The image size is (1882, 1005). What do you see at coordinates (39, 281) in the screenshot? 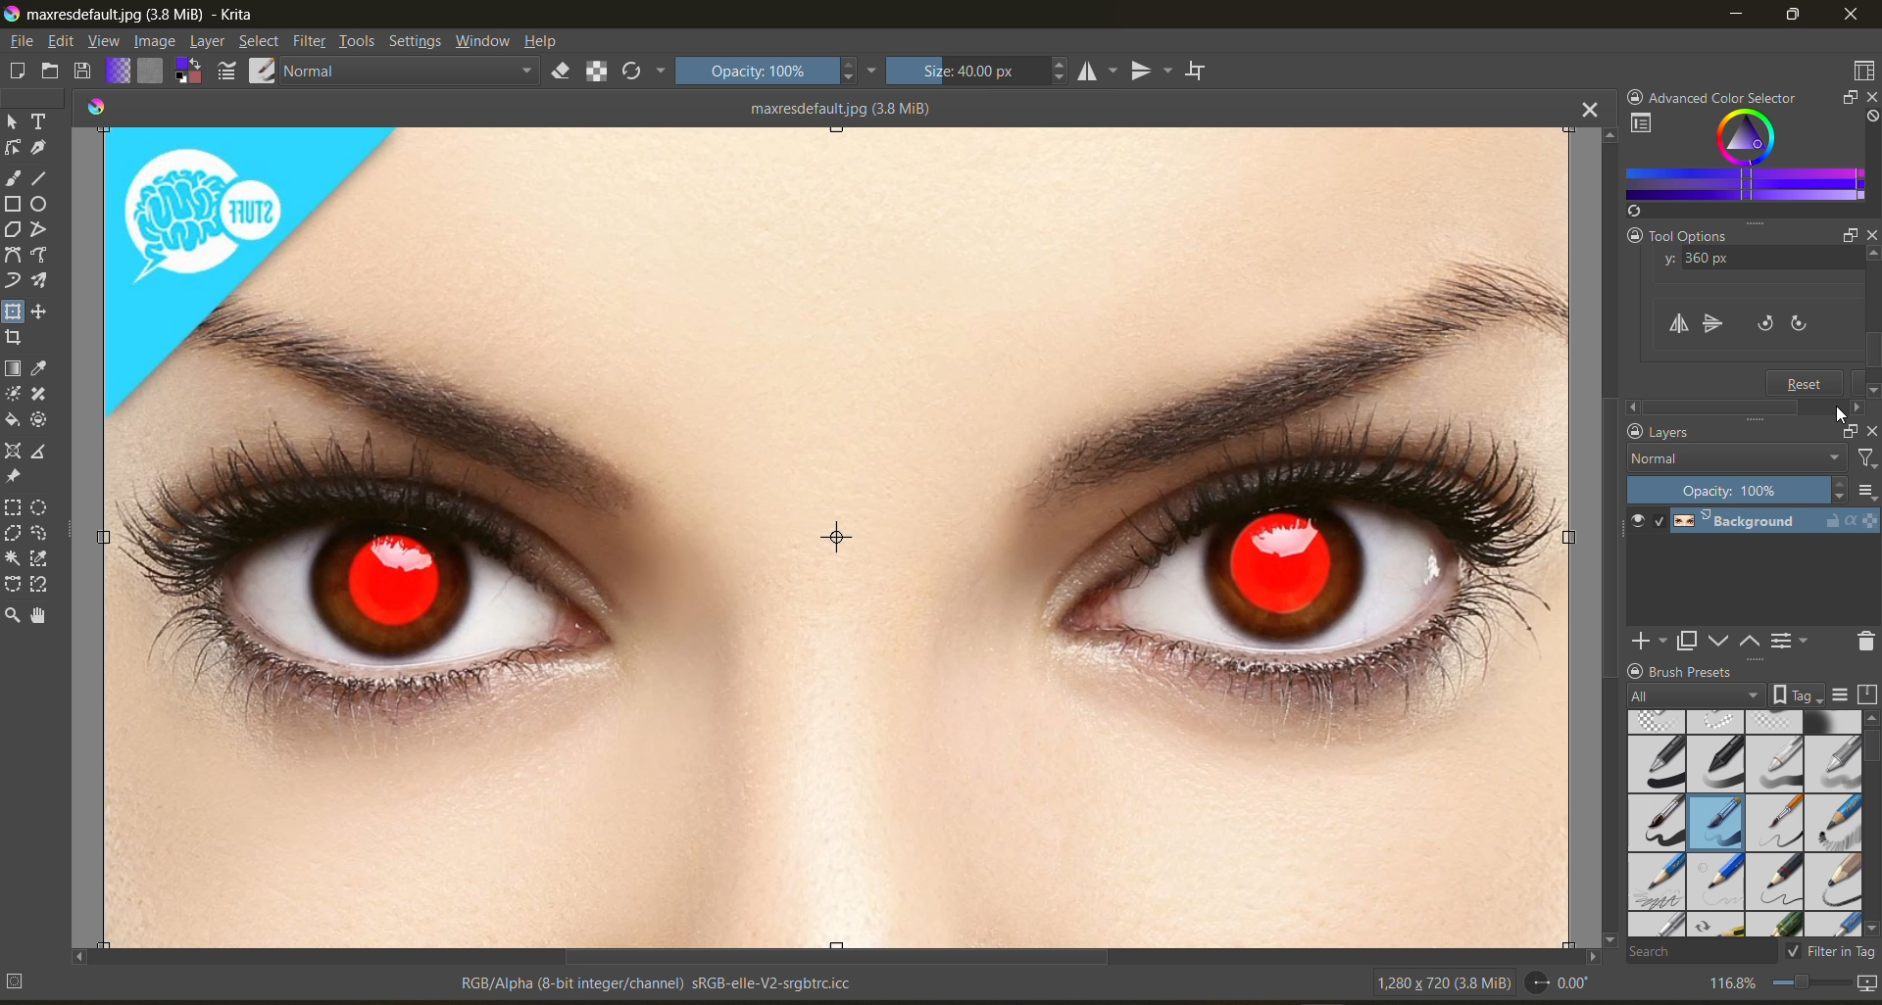
I see `tool` at bounding box center [39, 281].